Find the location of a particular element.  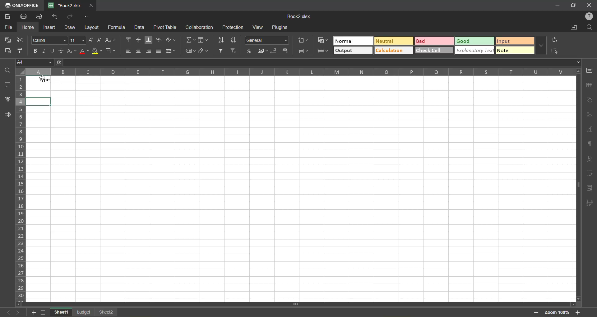

comments is located at coordinates (7, 84).